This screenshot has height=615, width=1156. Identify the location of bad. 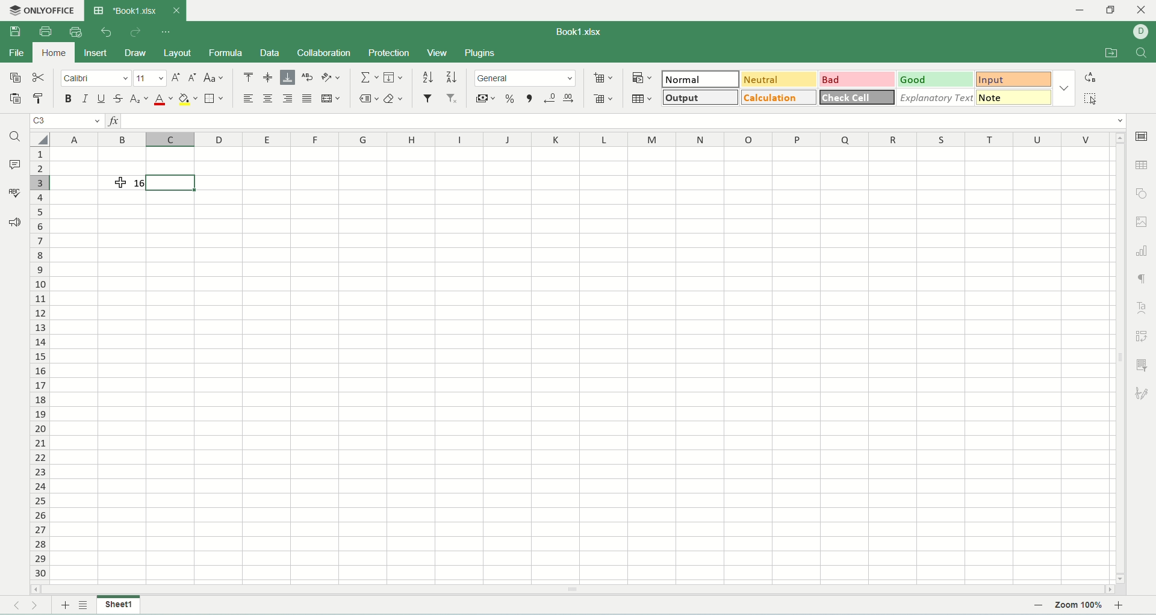
(859, 79).